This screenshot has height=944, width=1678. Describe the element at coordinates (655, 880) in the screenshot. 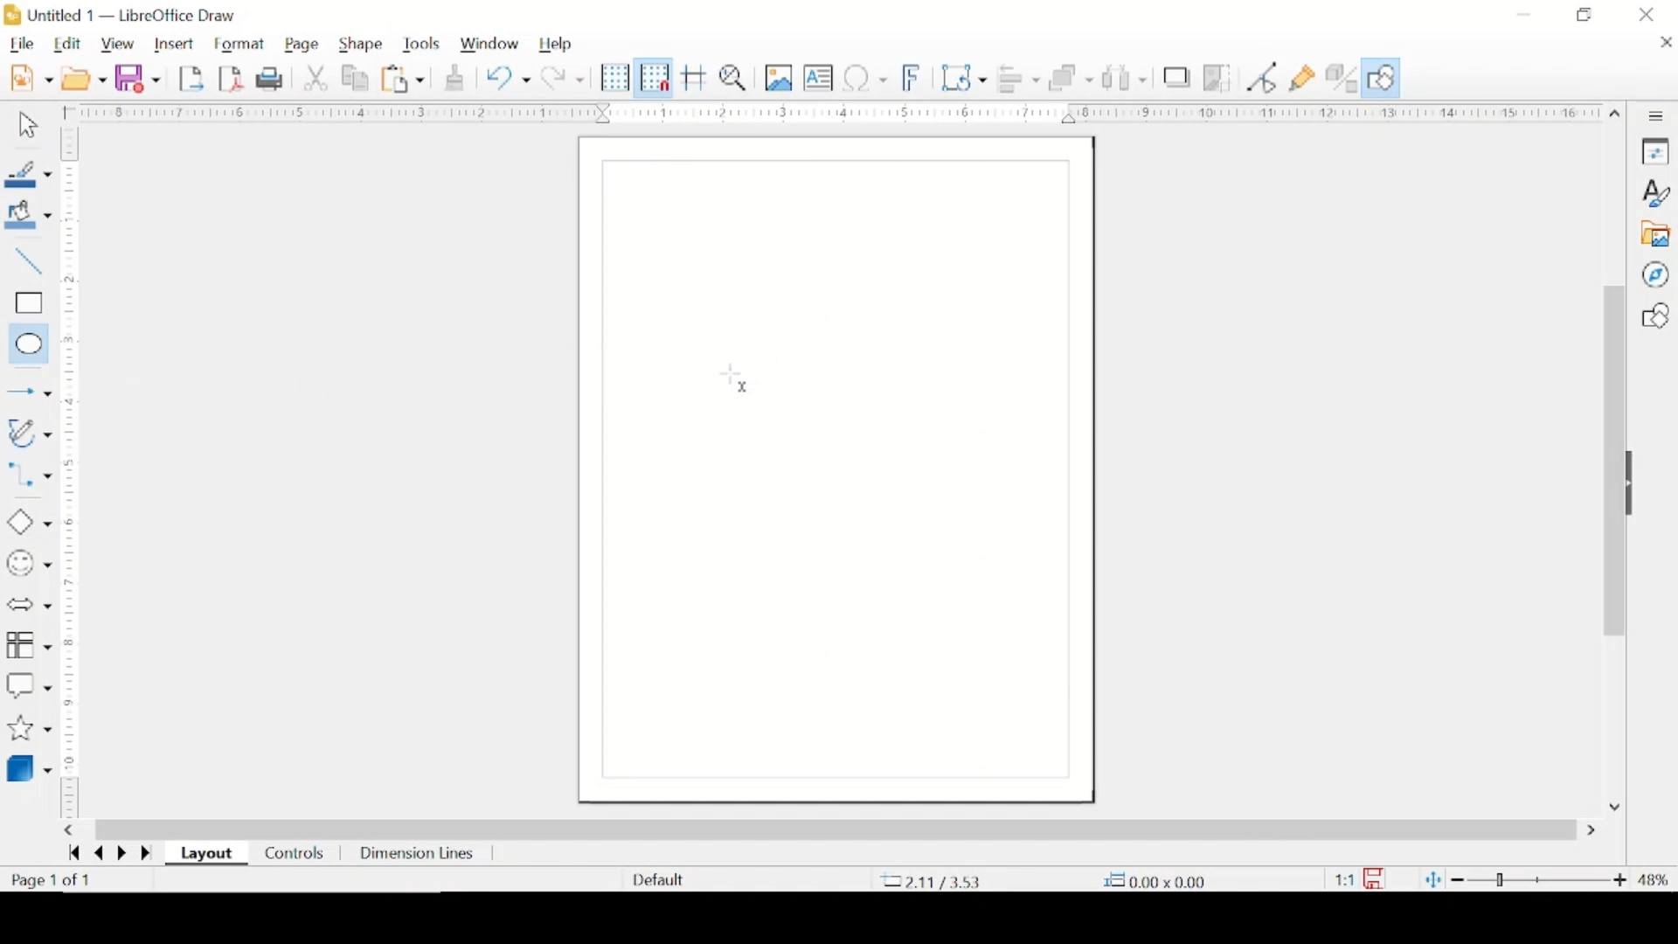

I see `deafult` at that location.